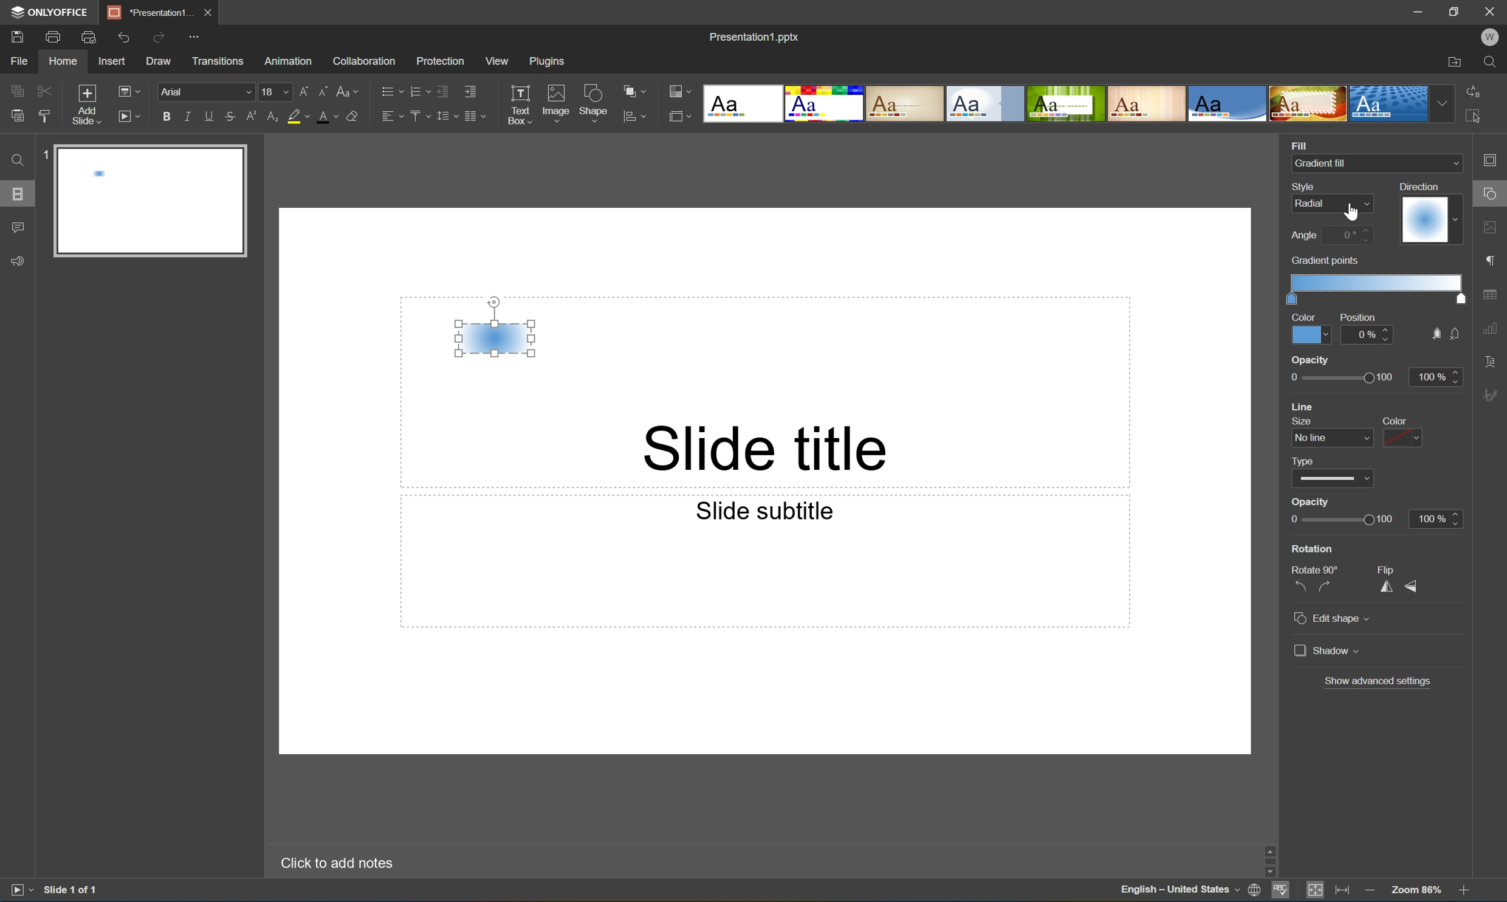 This screenshot has width=1507, height=902. Describe the element at coordinates (198, 35) in the screenshot. I see `Customize quick access toolbar` at that location.